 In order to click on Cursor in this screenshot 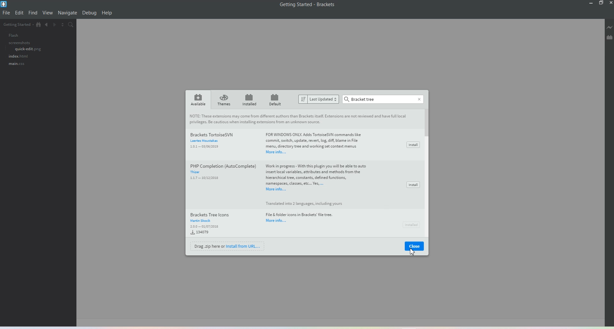, I will do `click(412, 251)`.